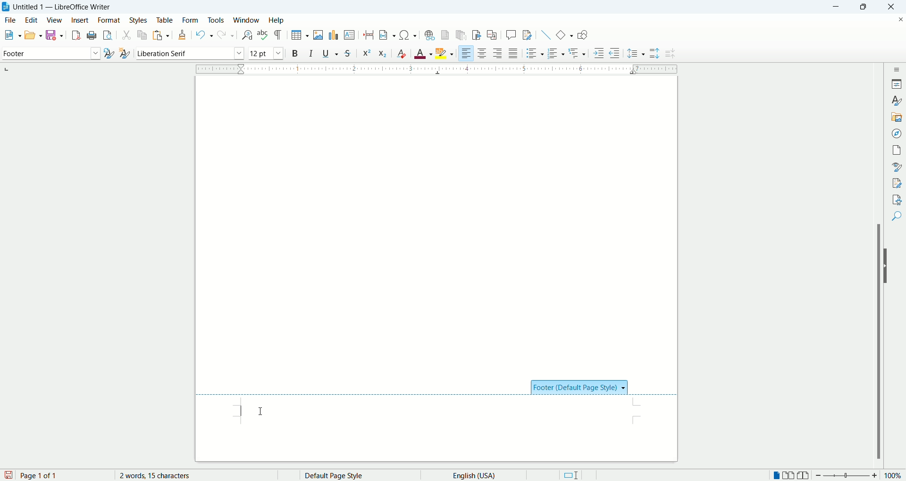 This screenshot has height=481, width=906. I want to click on styles, so click(140, 20).